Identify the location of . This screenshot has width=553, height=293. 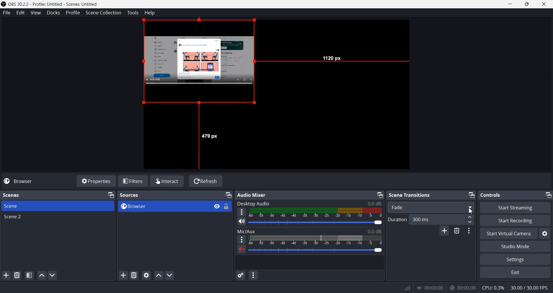
(407, 288).